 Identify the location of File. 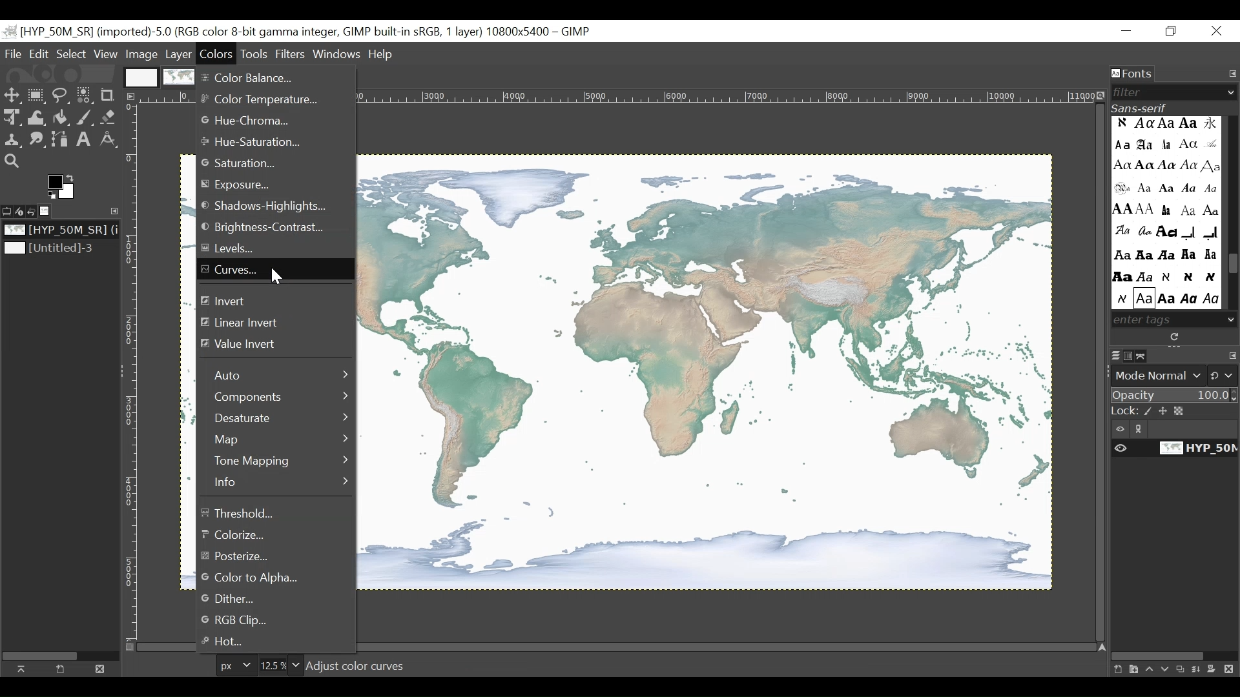
(15, 54).